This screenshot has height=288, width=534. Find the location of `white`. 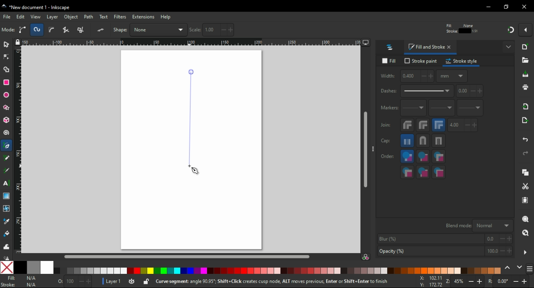

white is located at coordinates (47, 267).